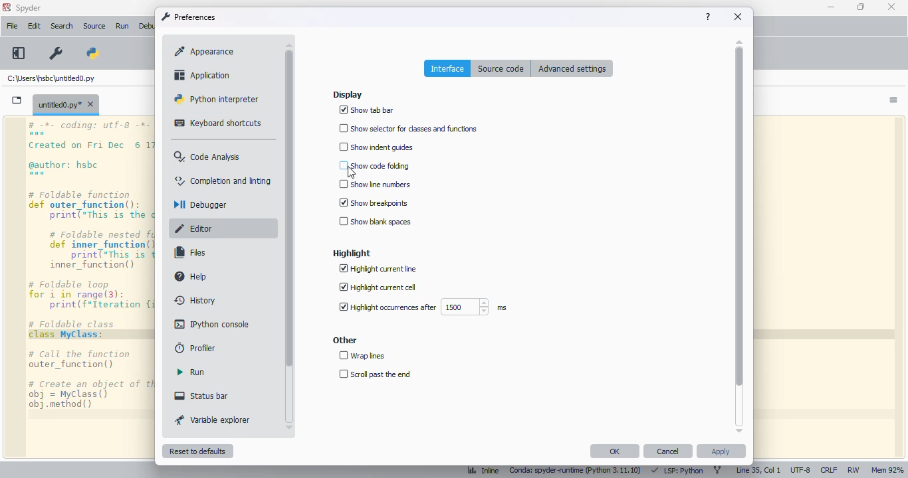 The height and width of the screenshot is (478, 908). What do you see at coordinates (189, 17) in the screenshot?
I see `preferences` at bounding box center [189, 17].